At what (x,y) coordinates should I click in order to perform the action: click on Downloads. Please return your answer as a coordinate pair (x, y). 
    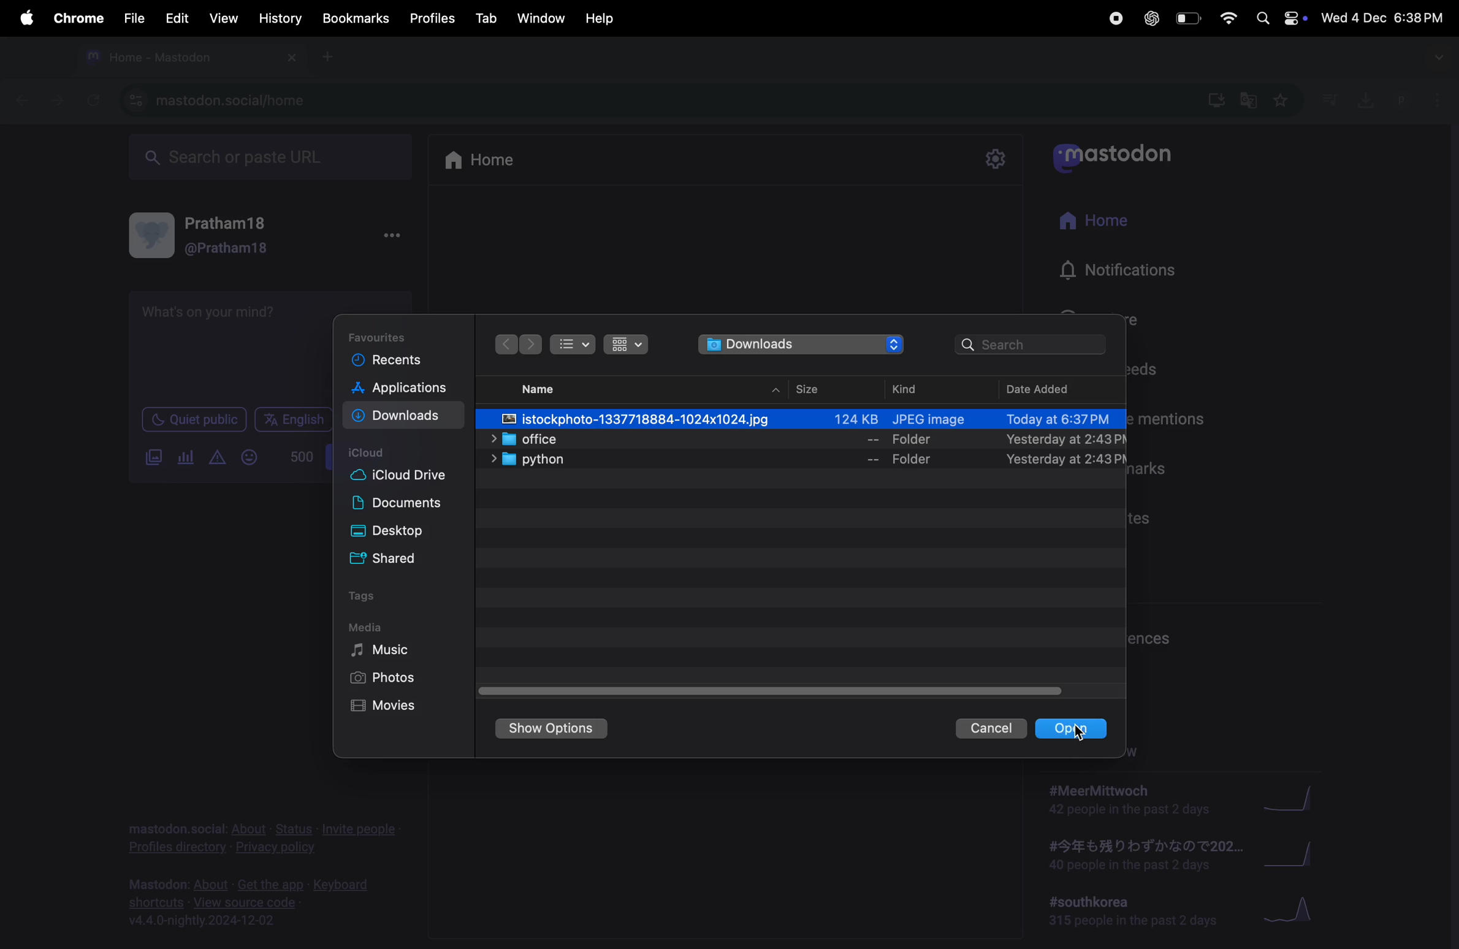
    Looking at the image, I should click on (401, 416).